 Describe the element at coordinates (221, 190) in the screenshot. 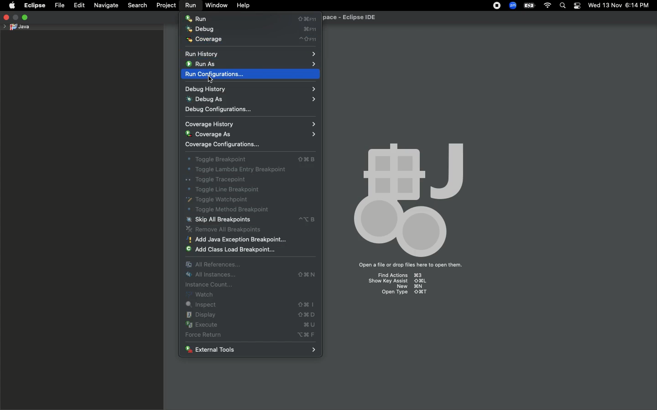

I see `Toggle line breakpoint` at that location.